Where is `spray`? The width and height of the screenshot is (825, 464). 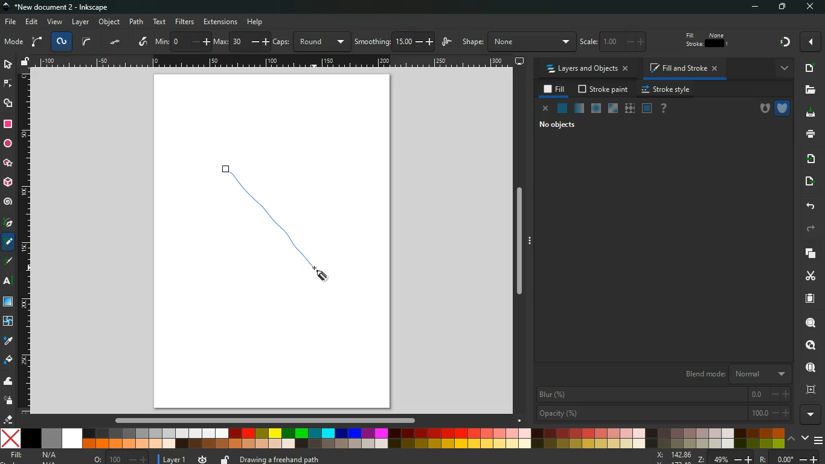
spray is located at coordinates (9, 401).